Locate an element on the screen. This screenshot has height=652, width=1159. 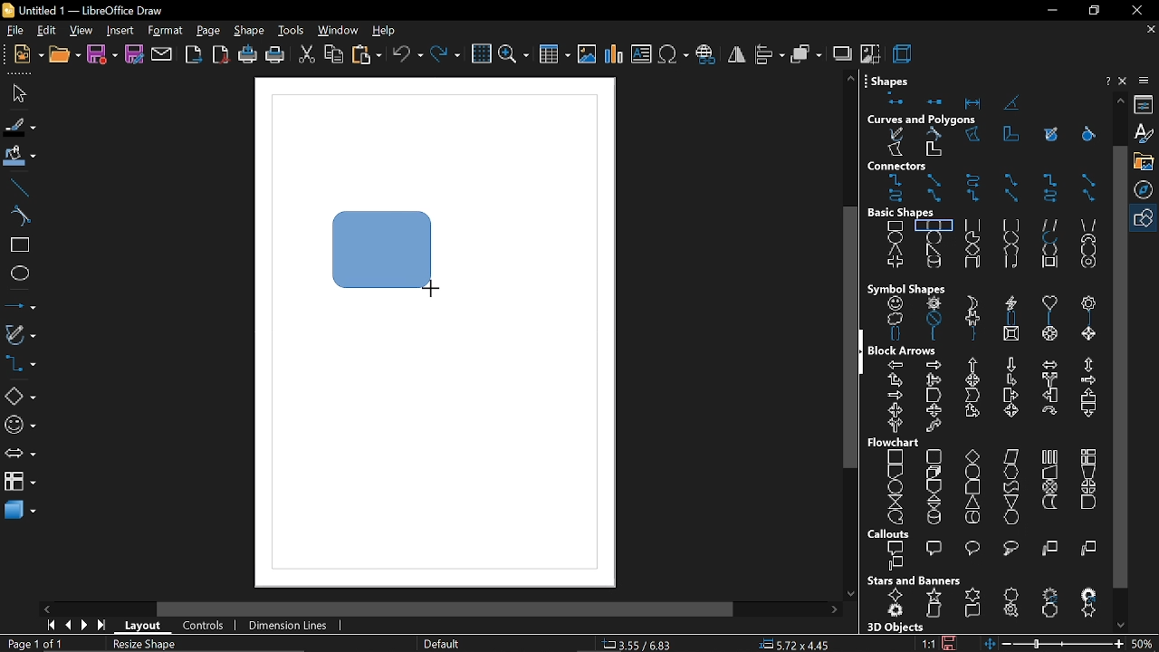
export is located at coordinates (195, 56).